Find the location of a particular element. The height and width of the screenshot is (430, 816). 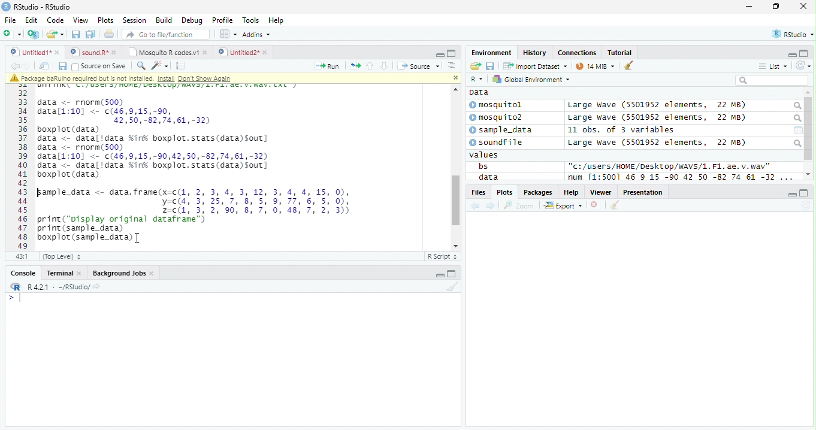

clear workspace is located at coordinates (451, 287).